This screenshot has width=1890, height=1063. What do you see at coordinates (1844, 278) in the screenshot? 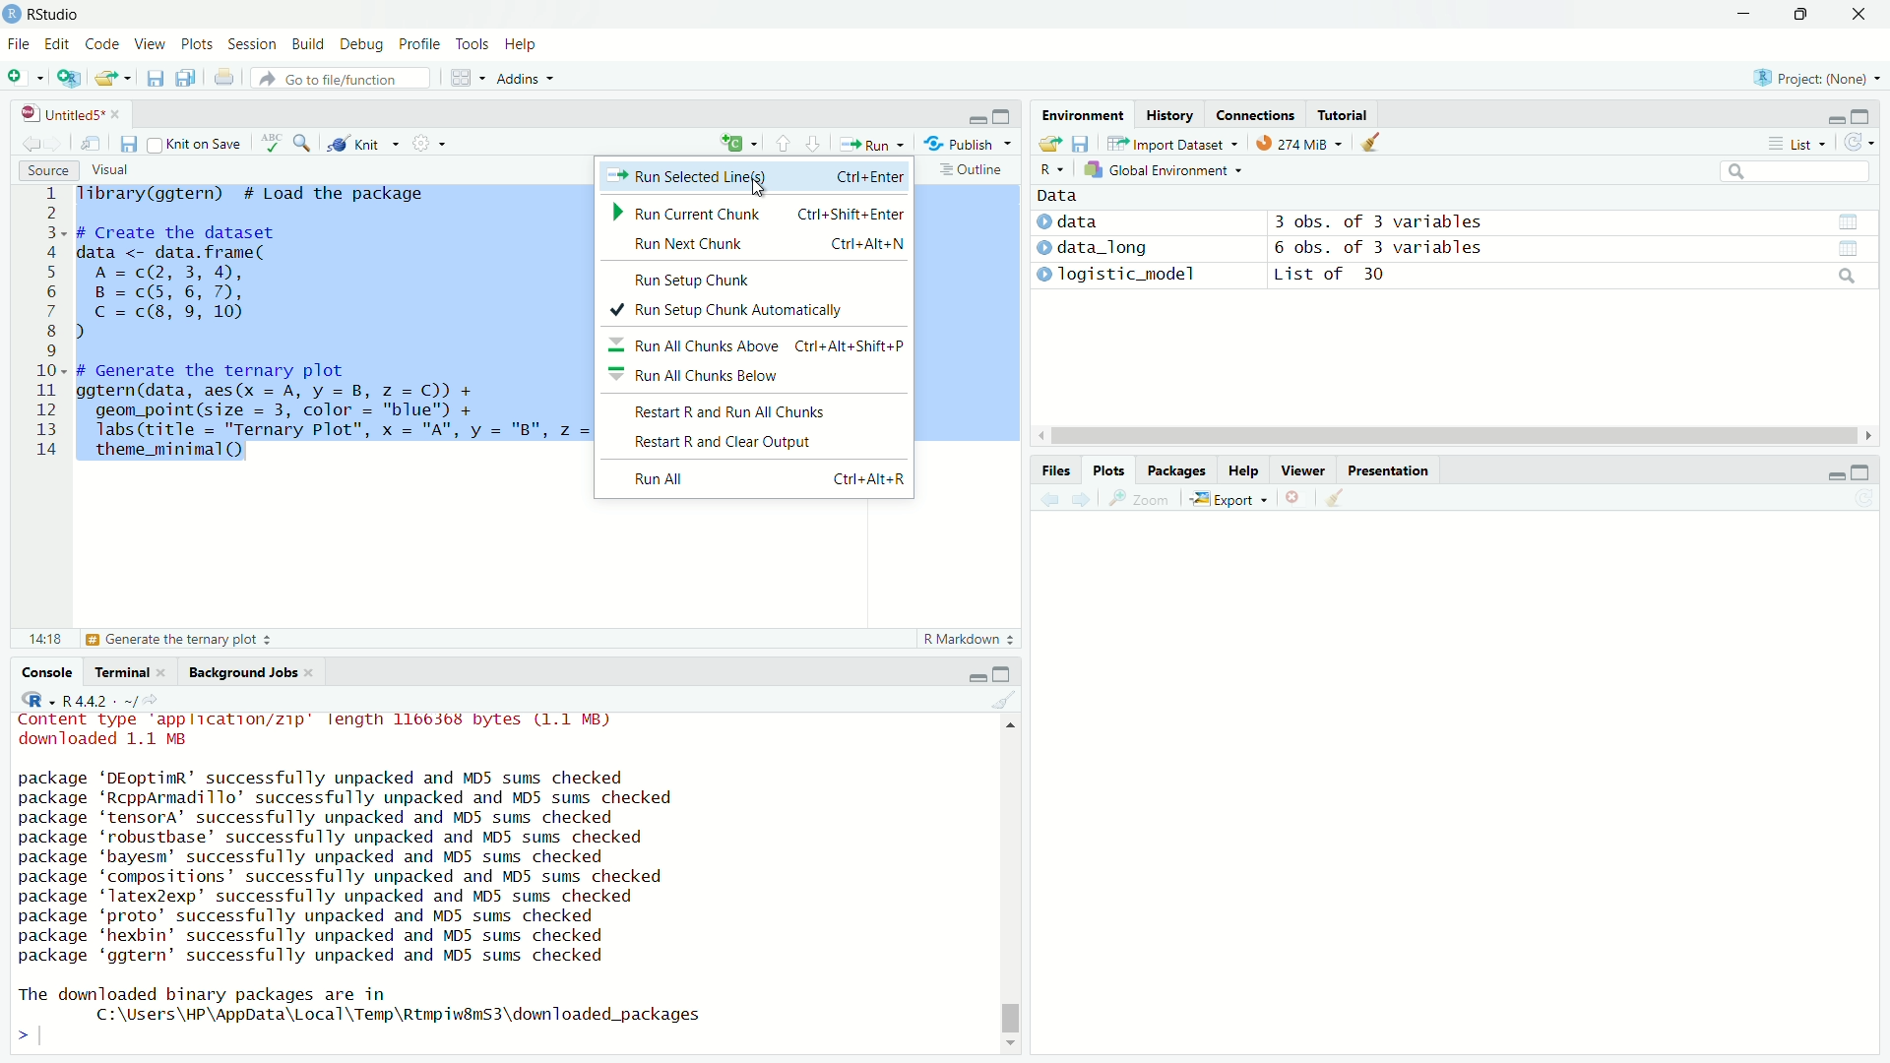
I see `search` at bounding box center [1844, 278].